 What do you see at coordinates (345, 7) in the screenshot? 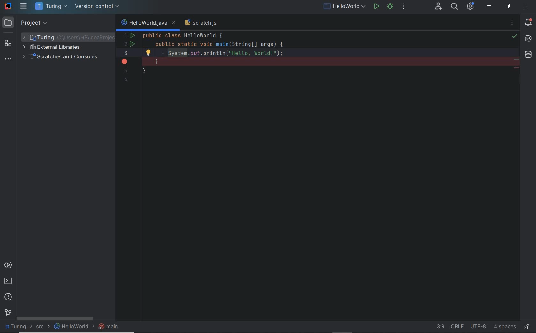
I see `run/debug configurations` at bounding box center [345, 7].